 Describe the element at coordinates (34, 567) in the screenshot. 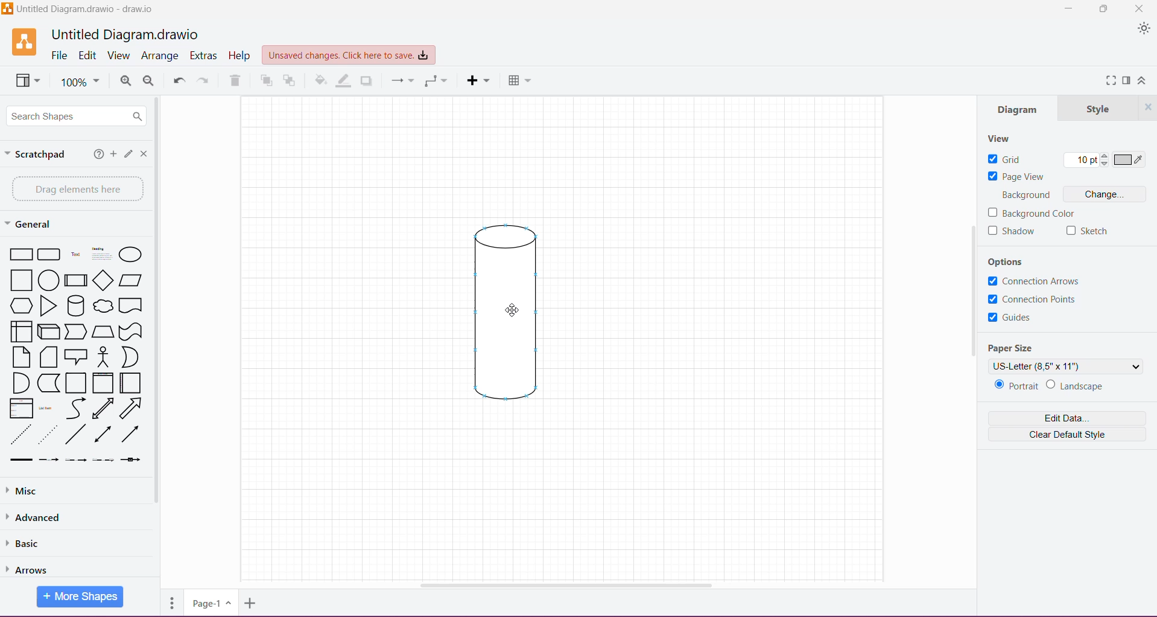

I see `Arrows` at that location.